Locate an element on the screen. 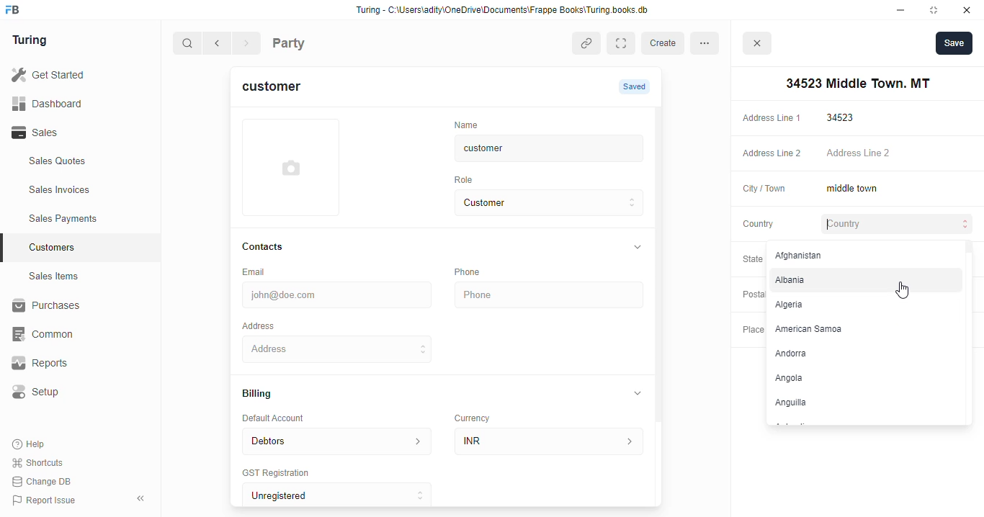 The image size is (984, 517). maximise is located at coordinates (936, 10).